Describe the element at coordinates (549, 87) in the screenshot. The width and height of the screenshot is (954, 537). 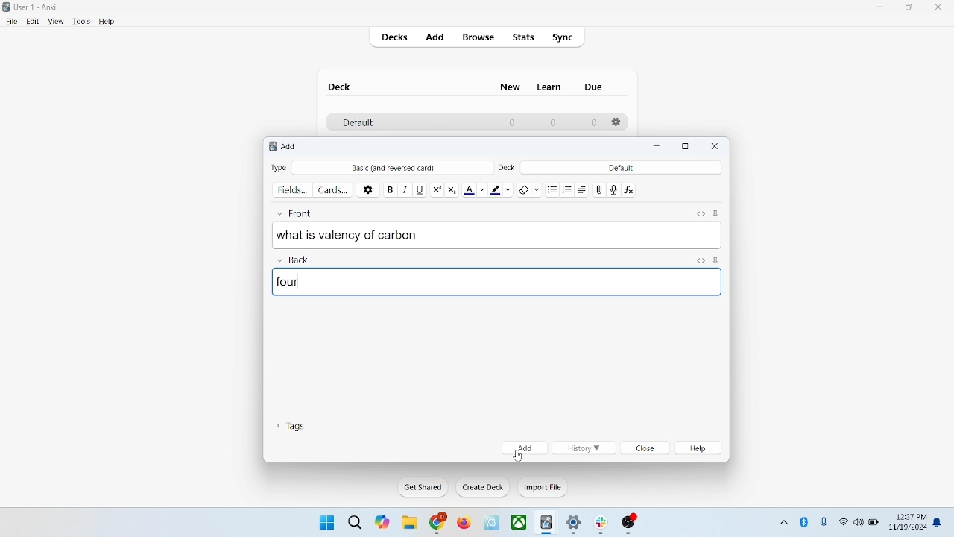
I see `learn` at that location.